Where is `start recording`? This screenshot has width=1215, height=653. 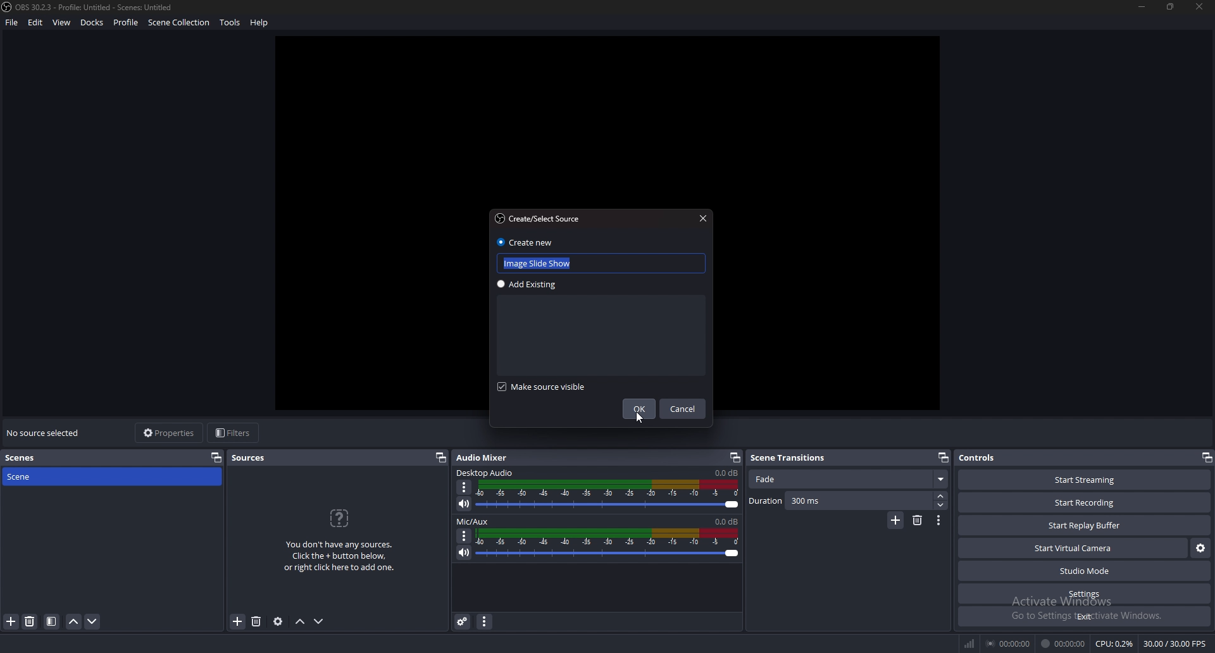
start recording is located at coordinates (1087, 502).